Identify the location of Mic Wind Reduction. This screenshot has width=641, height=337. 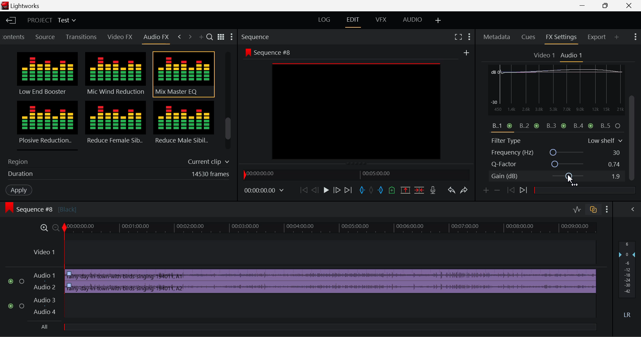
(116, 74).